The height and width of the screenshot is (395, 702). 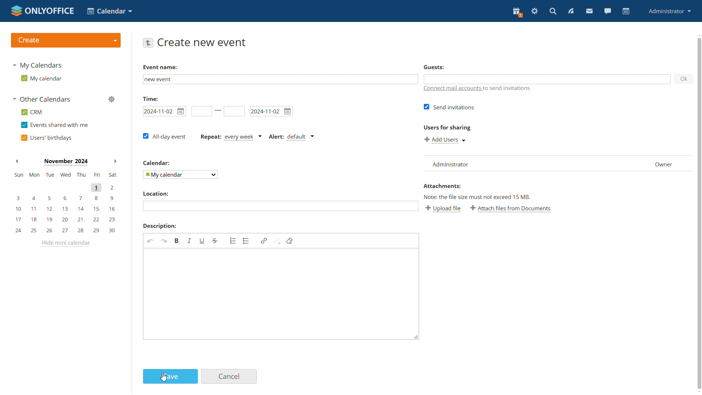 I want to click on talk, so click(x=608, y=12).